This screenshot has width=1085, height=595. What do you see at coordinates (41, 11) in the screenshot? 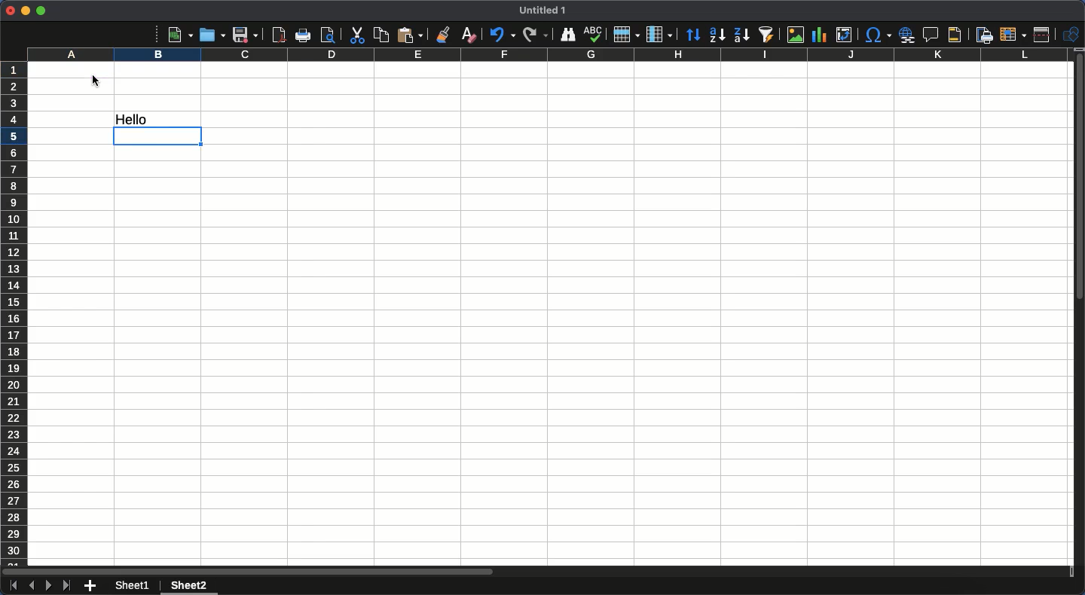
I see `Maximize` at bounding box center [41, 11].